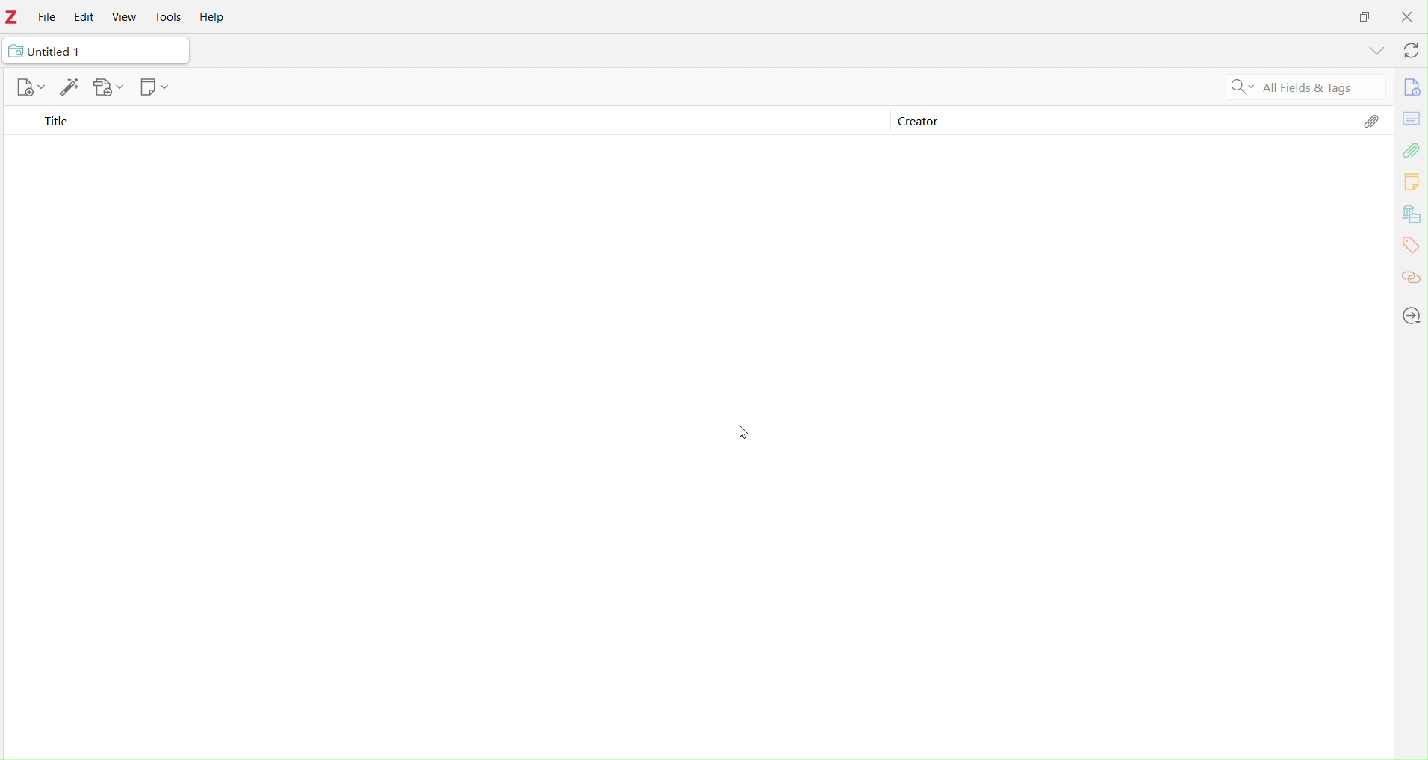 The width and height of the screenshot is (1428, 760). Describe the element at coordinates (1365, 16) in the screenshot. I see `Box` at that location.